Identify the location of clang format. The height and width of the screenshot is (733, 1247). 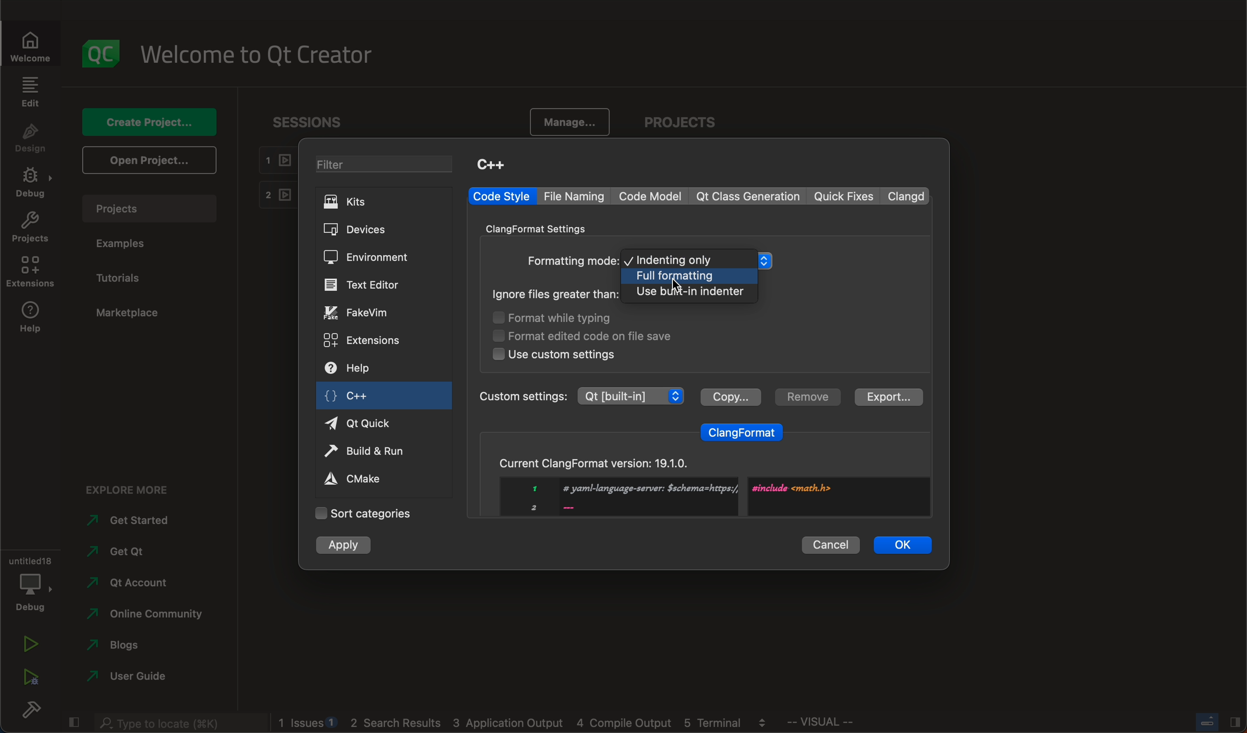
(742, 430).